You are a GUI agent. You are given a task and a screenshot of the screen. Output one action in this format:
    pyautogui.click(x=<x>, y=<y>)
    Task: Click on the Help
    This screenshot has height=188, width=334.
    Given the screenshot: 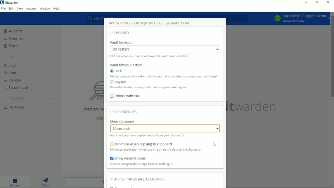 What is the action you would take?
    pyautogui.click(x=57, y=8)
    